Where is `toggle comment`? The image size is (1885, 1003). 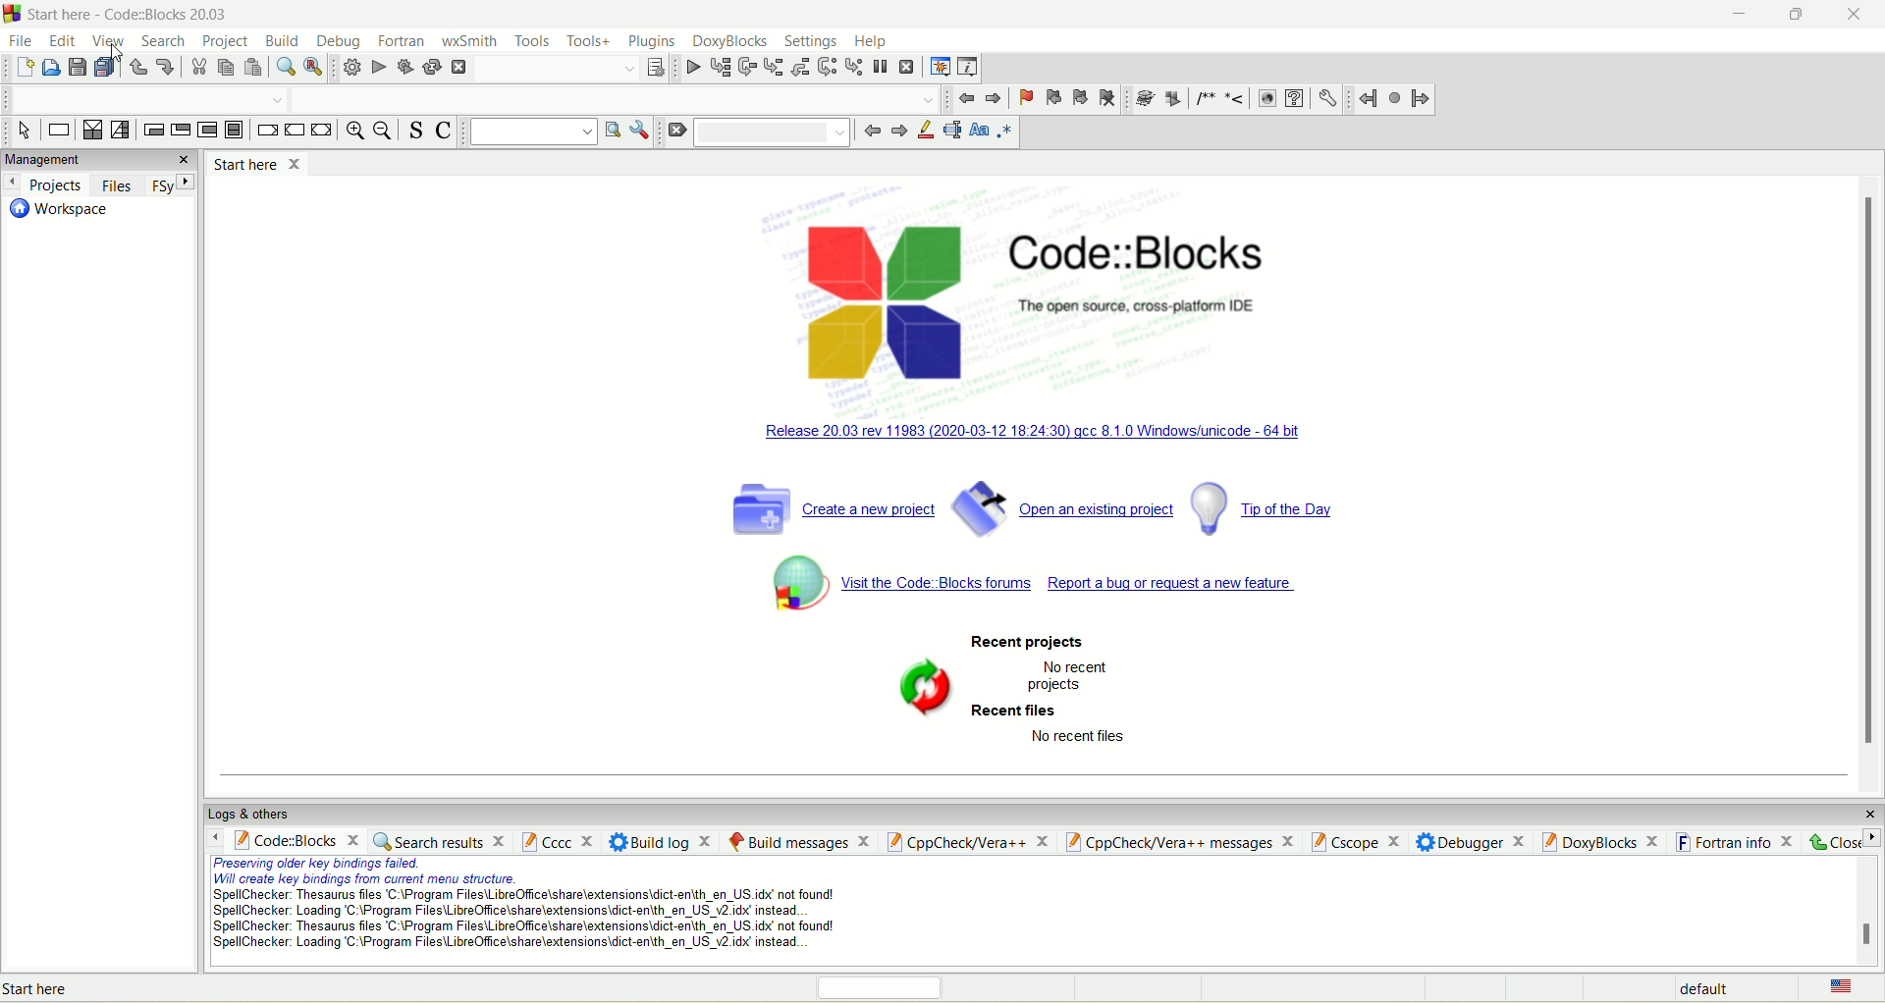
toggle comment is located at coordinates (446, 134).